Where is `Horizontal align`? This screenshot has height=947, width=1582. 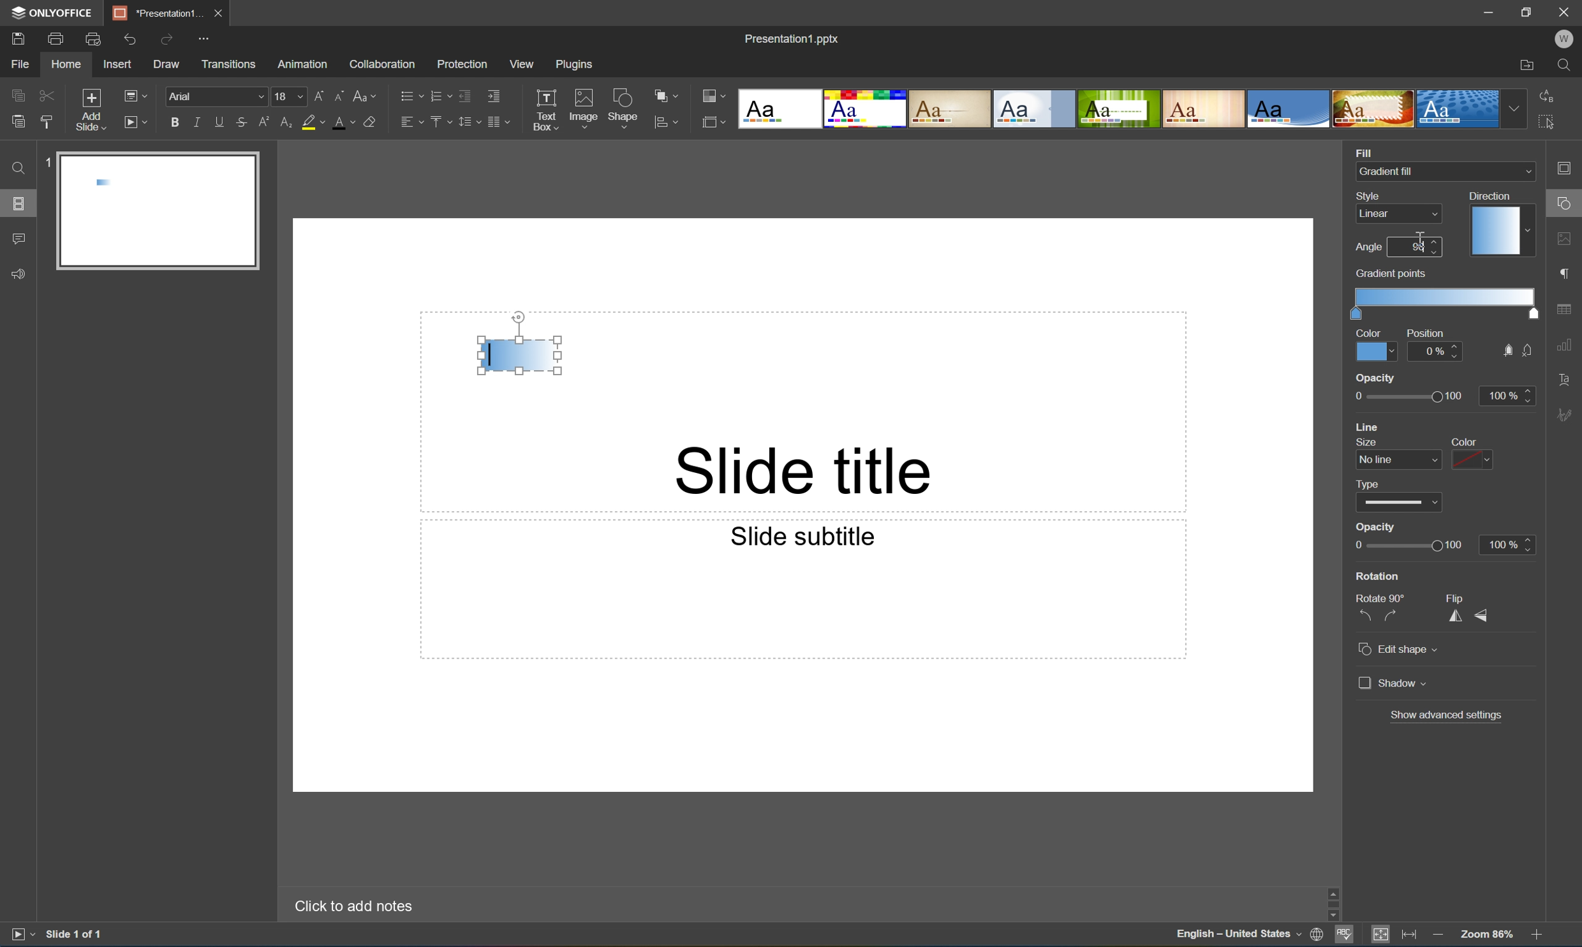
Horizontal align is located at coordinates (411, 123).